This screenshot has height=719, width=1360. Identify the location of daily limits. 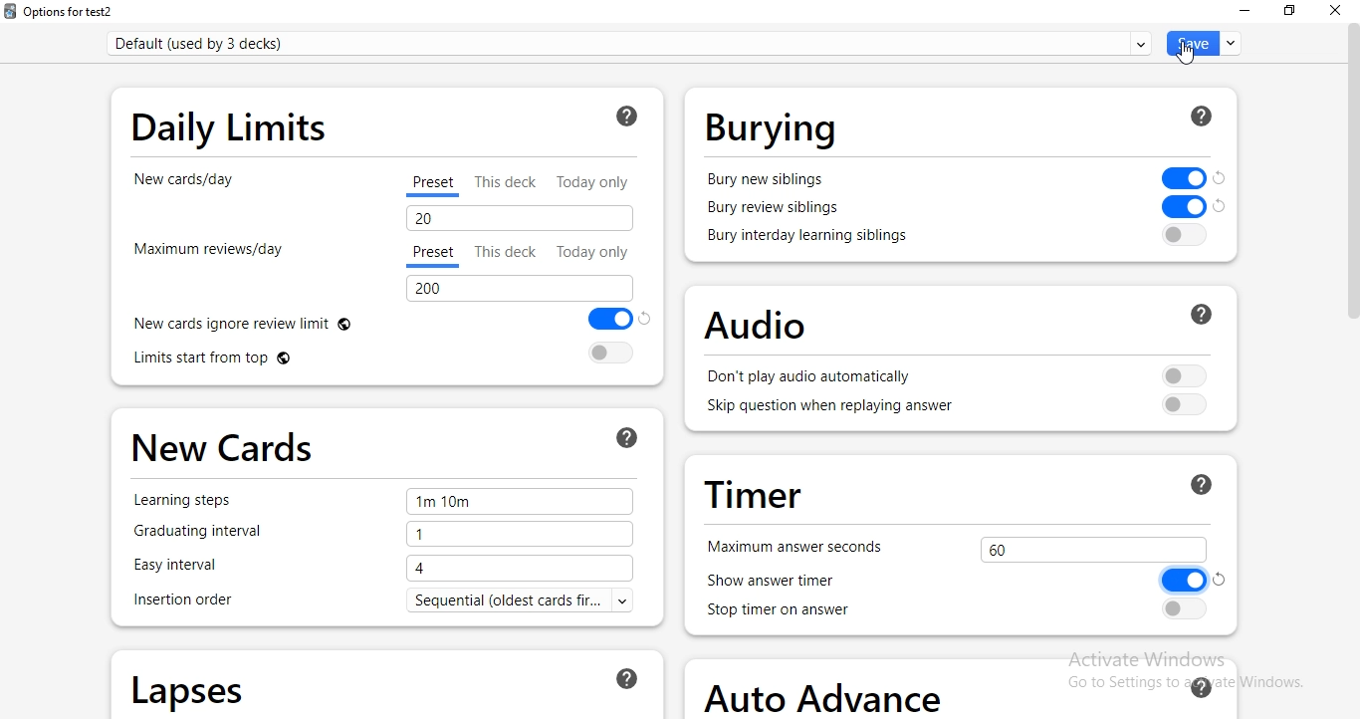
(387, 124).